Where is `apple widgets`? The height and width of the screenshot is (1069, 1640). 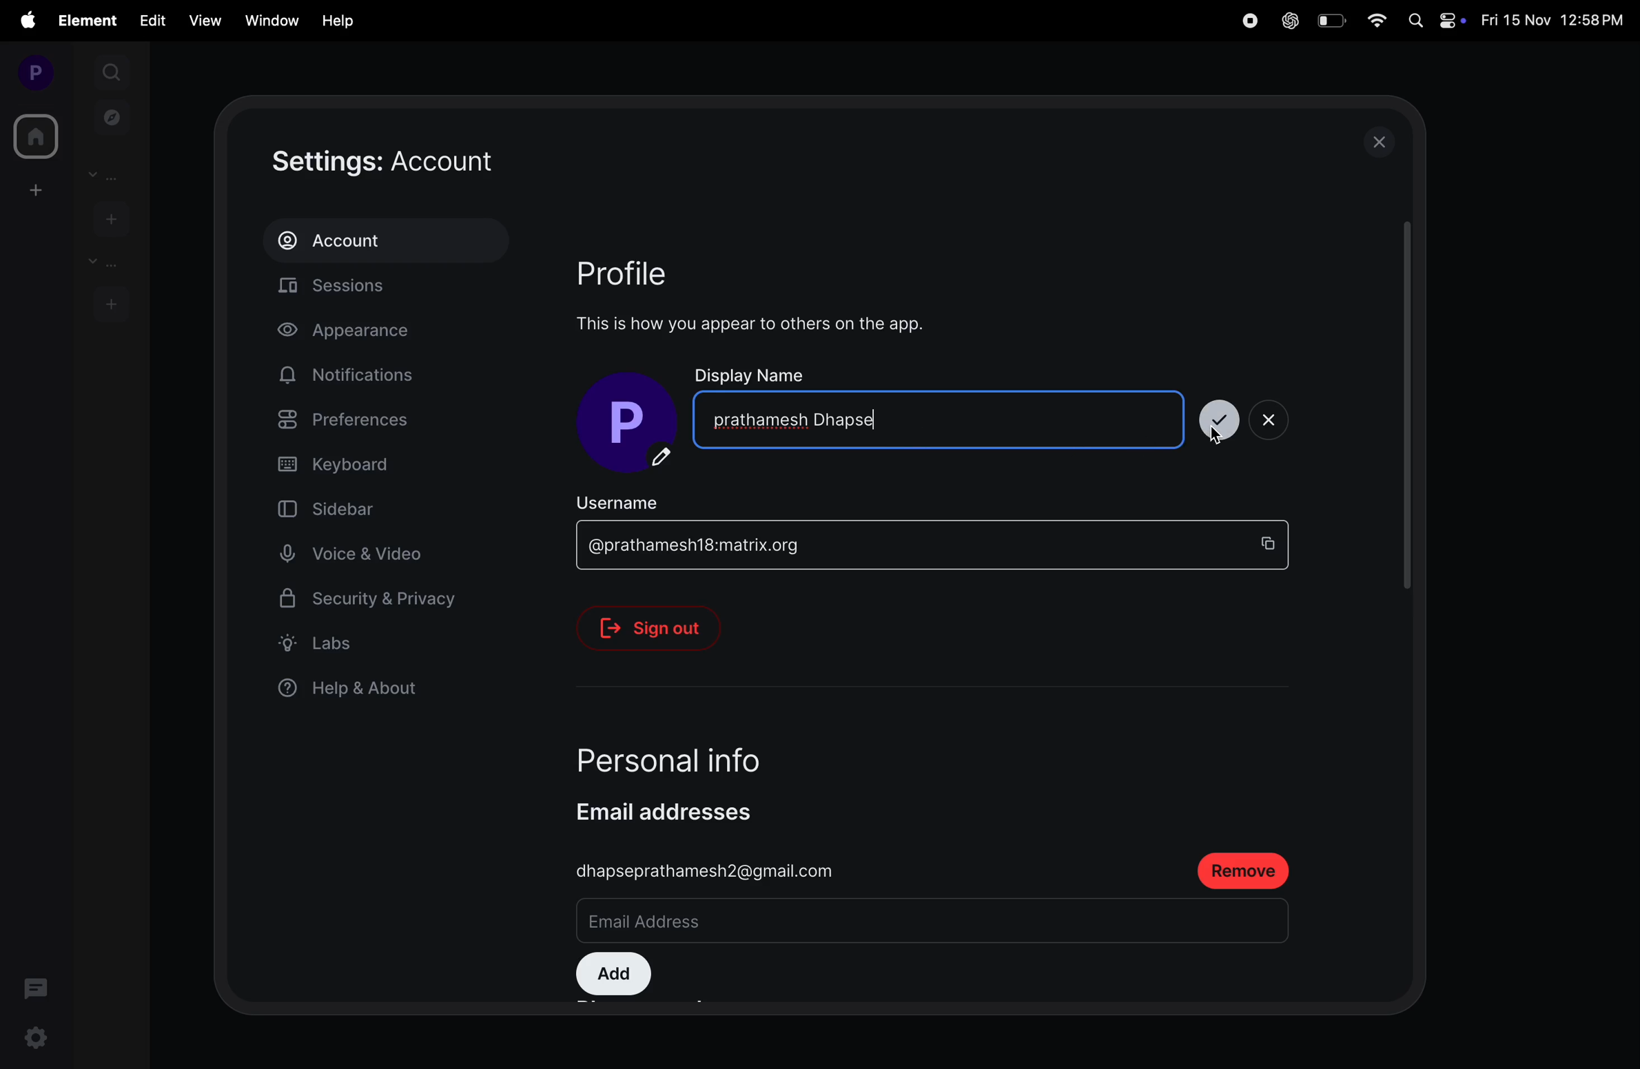
apple widgets is located at coordinates (1436, 19).